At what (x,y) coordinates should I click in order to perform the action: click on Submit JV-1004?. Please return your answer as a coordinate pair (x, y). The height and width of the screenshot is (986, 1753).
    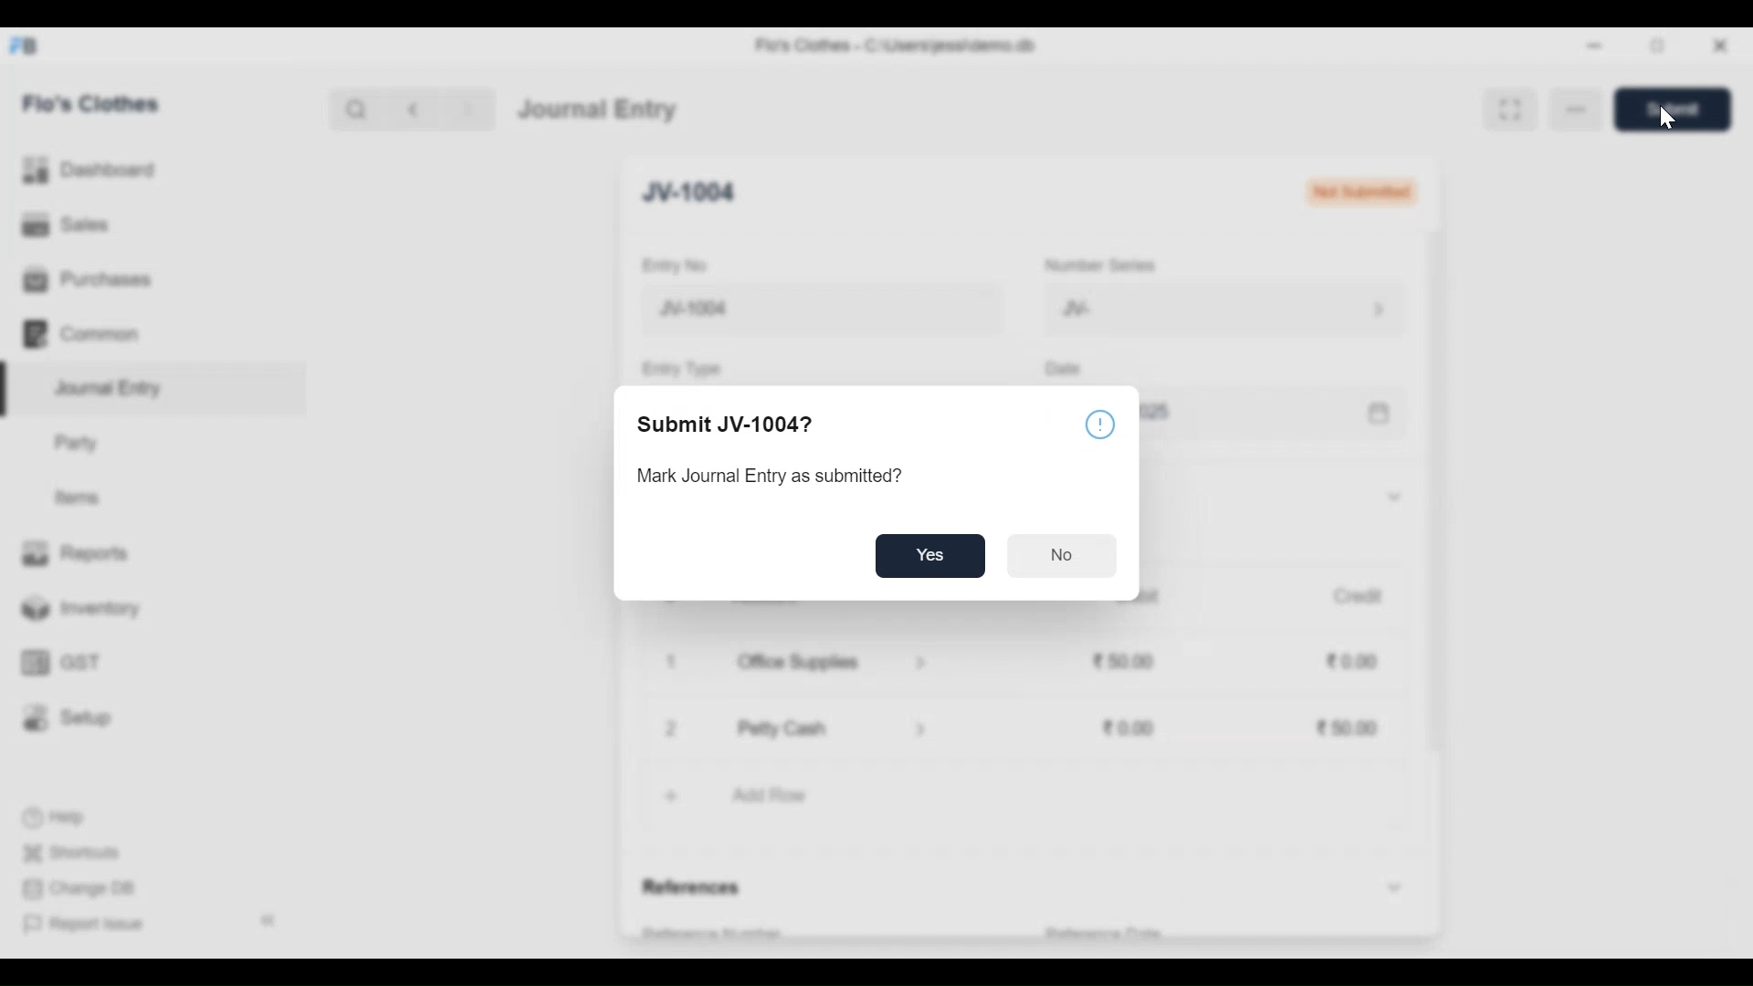
    Looking at the image, I should click on (729, 425).